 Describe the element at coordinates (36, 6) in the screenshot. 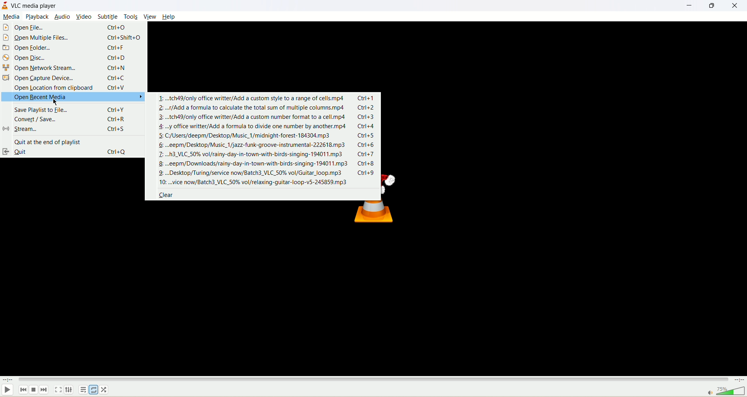

I see `VLC MEDIA PLAYER` at that location.